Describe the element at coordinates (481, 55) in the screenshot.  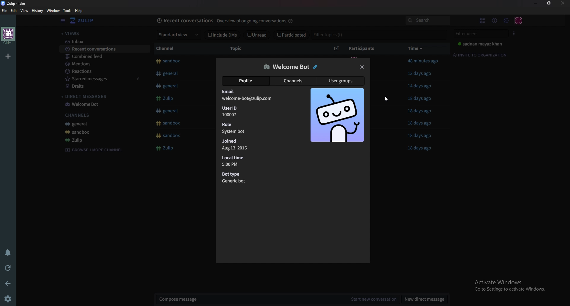
I see `Invite to organization` at that location.